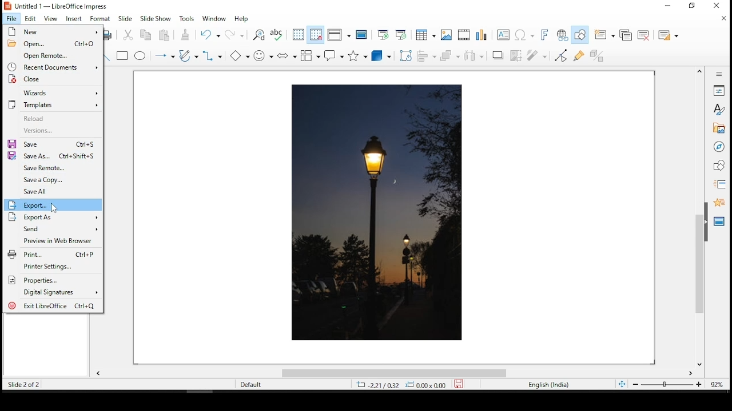  Describe the element at coordinates (54, 267) in the screenshot. I see `printer settings` at that location.